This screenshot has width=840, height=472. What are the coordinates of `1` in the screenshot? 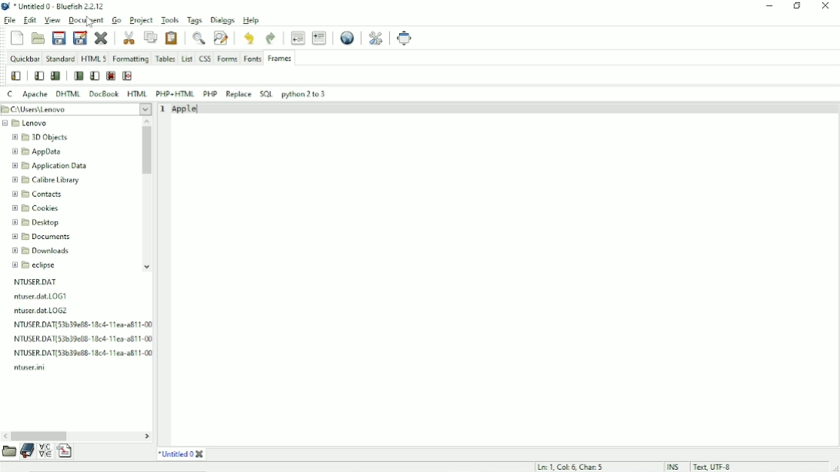 It's located at (162, 108).